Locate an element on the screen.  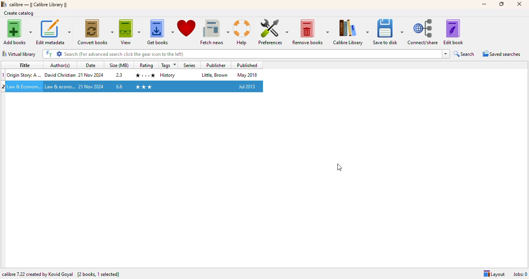
save to disk is located at coordinates (388, 31).